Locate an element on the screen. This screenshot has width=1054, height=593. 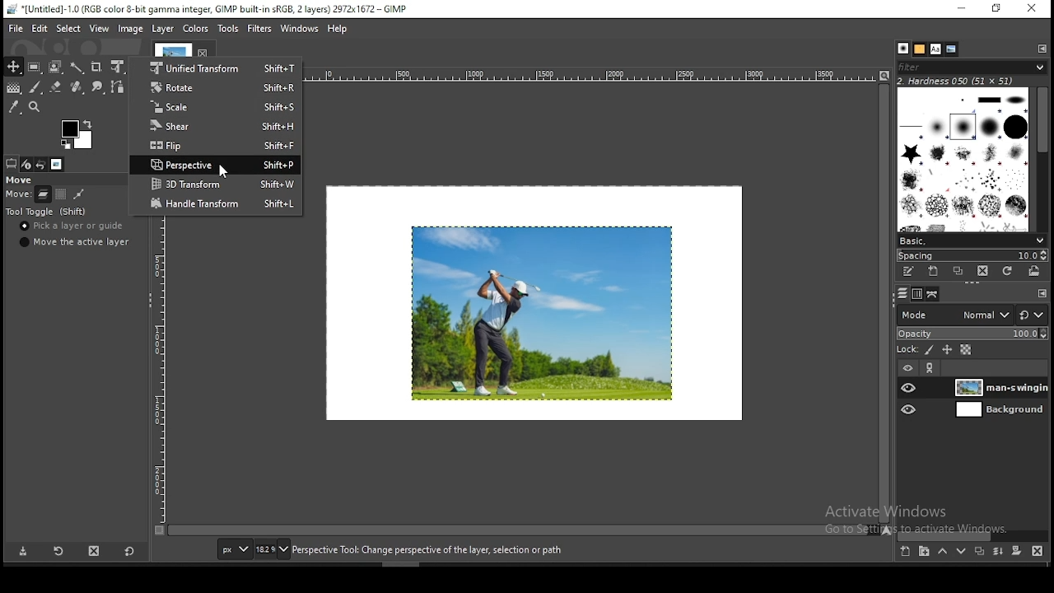
move layer on step up is located at coordinates (940, 551).